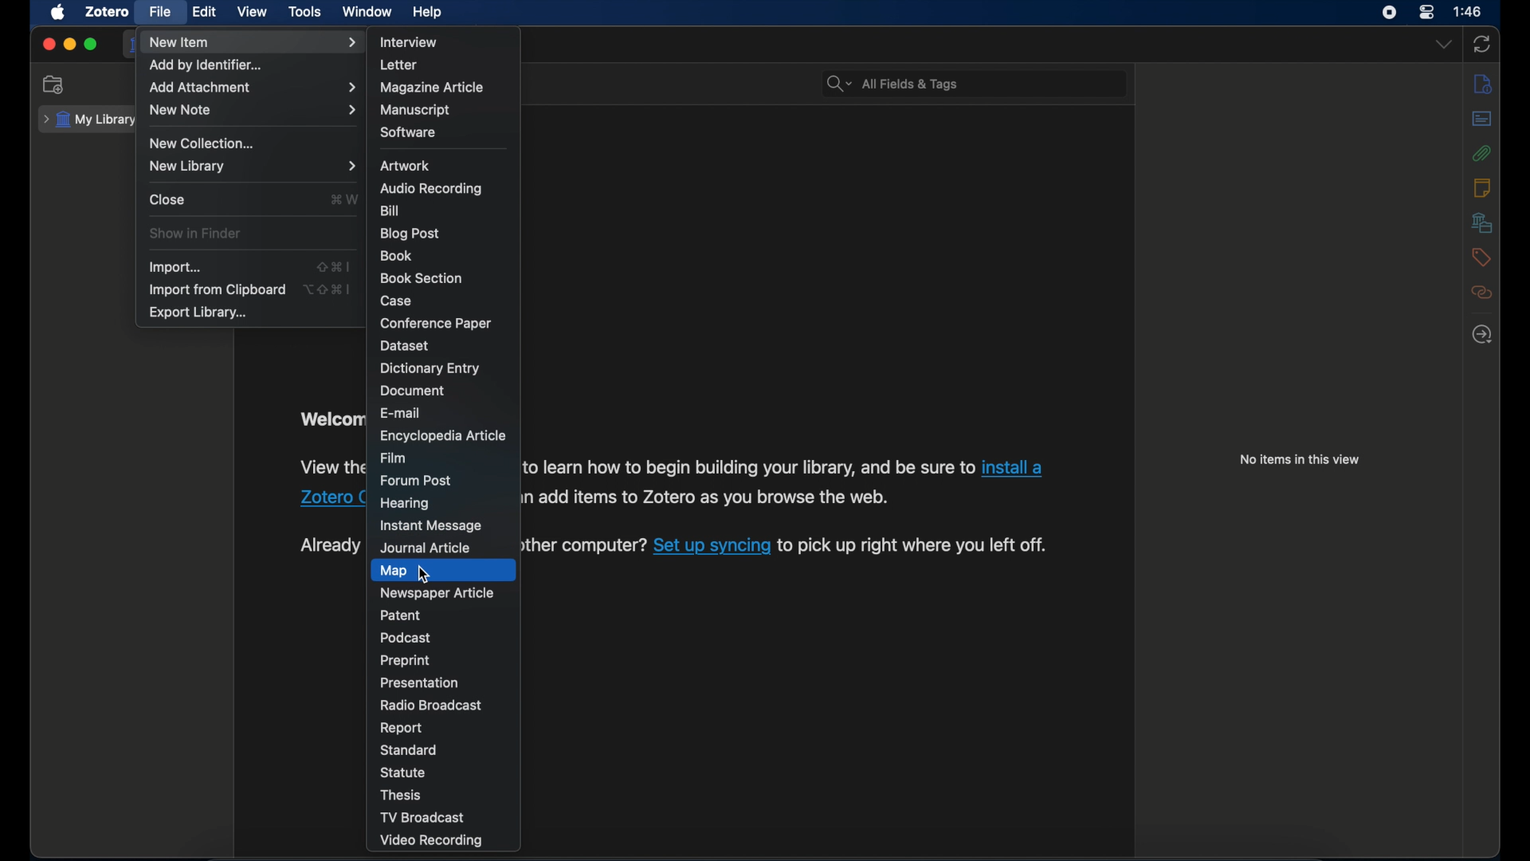 This screenshot has height=861, width=1530. Describe the element at coordinates (415, 110) in the screenshot. I see `manuscript` at that location.